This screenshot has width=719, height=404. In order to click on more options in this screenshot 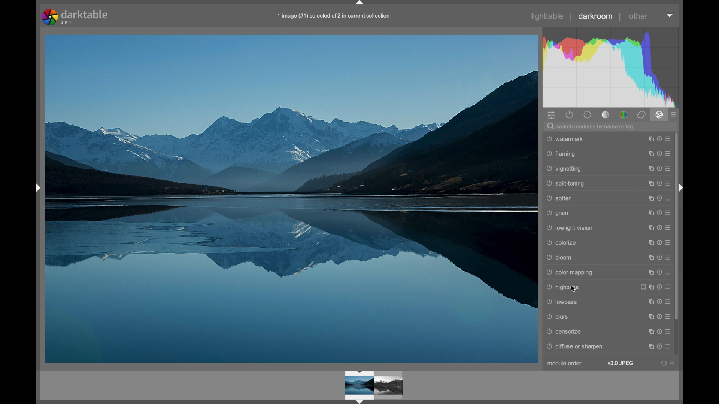, I will do `click(658, 257)`.